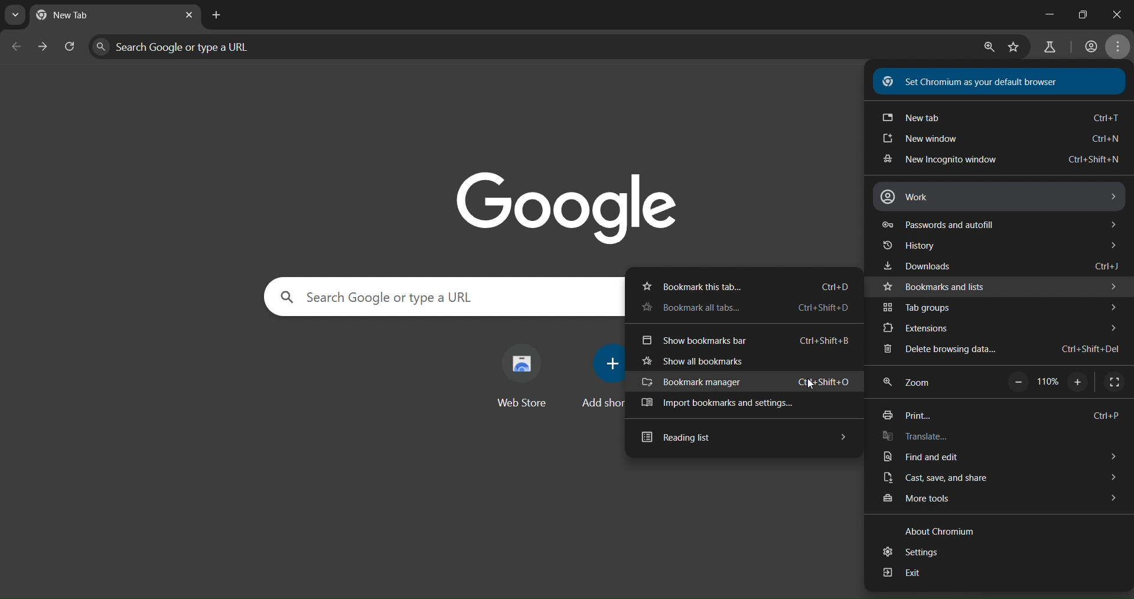  Describe the element at coordinates (188, 16) in the screenshot. I see `close page` at that location.